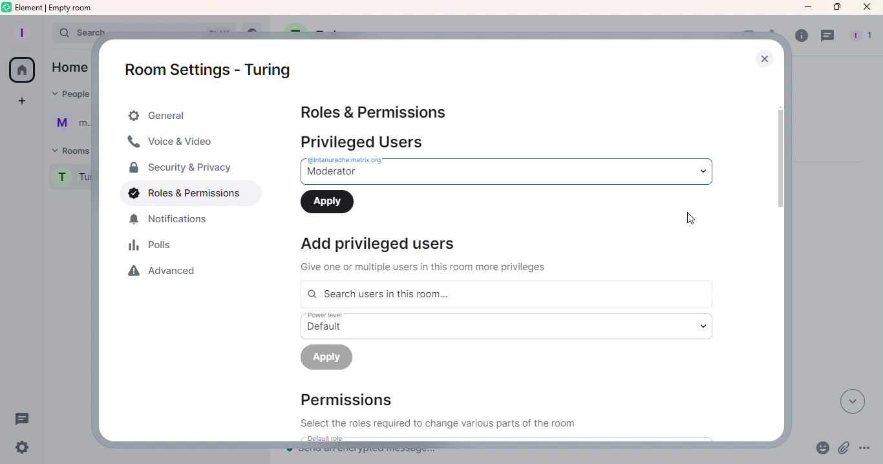  What do you see at coordinates (842, 450) in the screenshot?
I see `Attachment` at bounding box center [842, 450].